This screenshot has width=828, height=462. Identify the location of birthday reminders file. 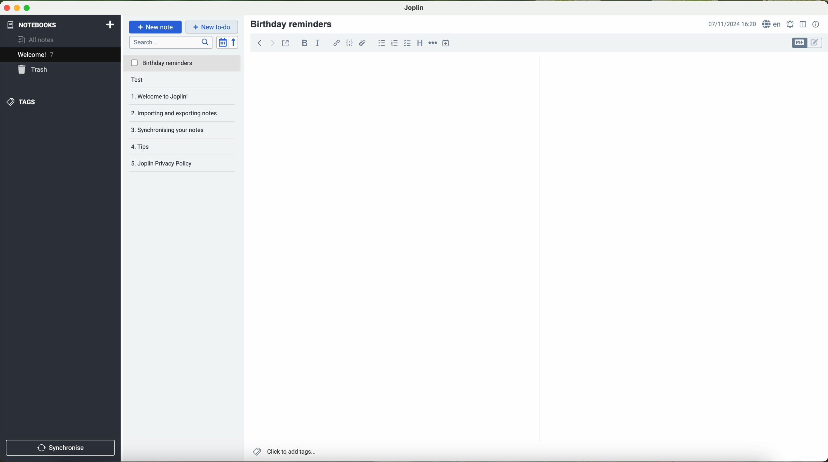
(183, 64).